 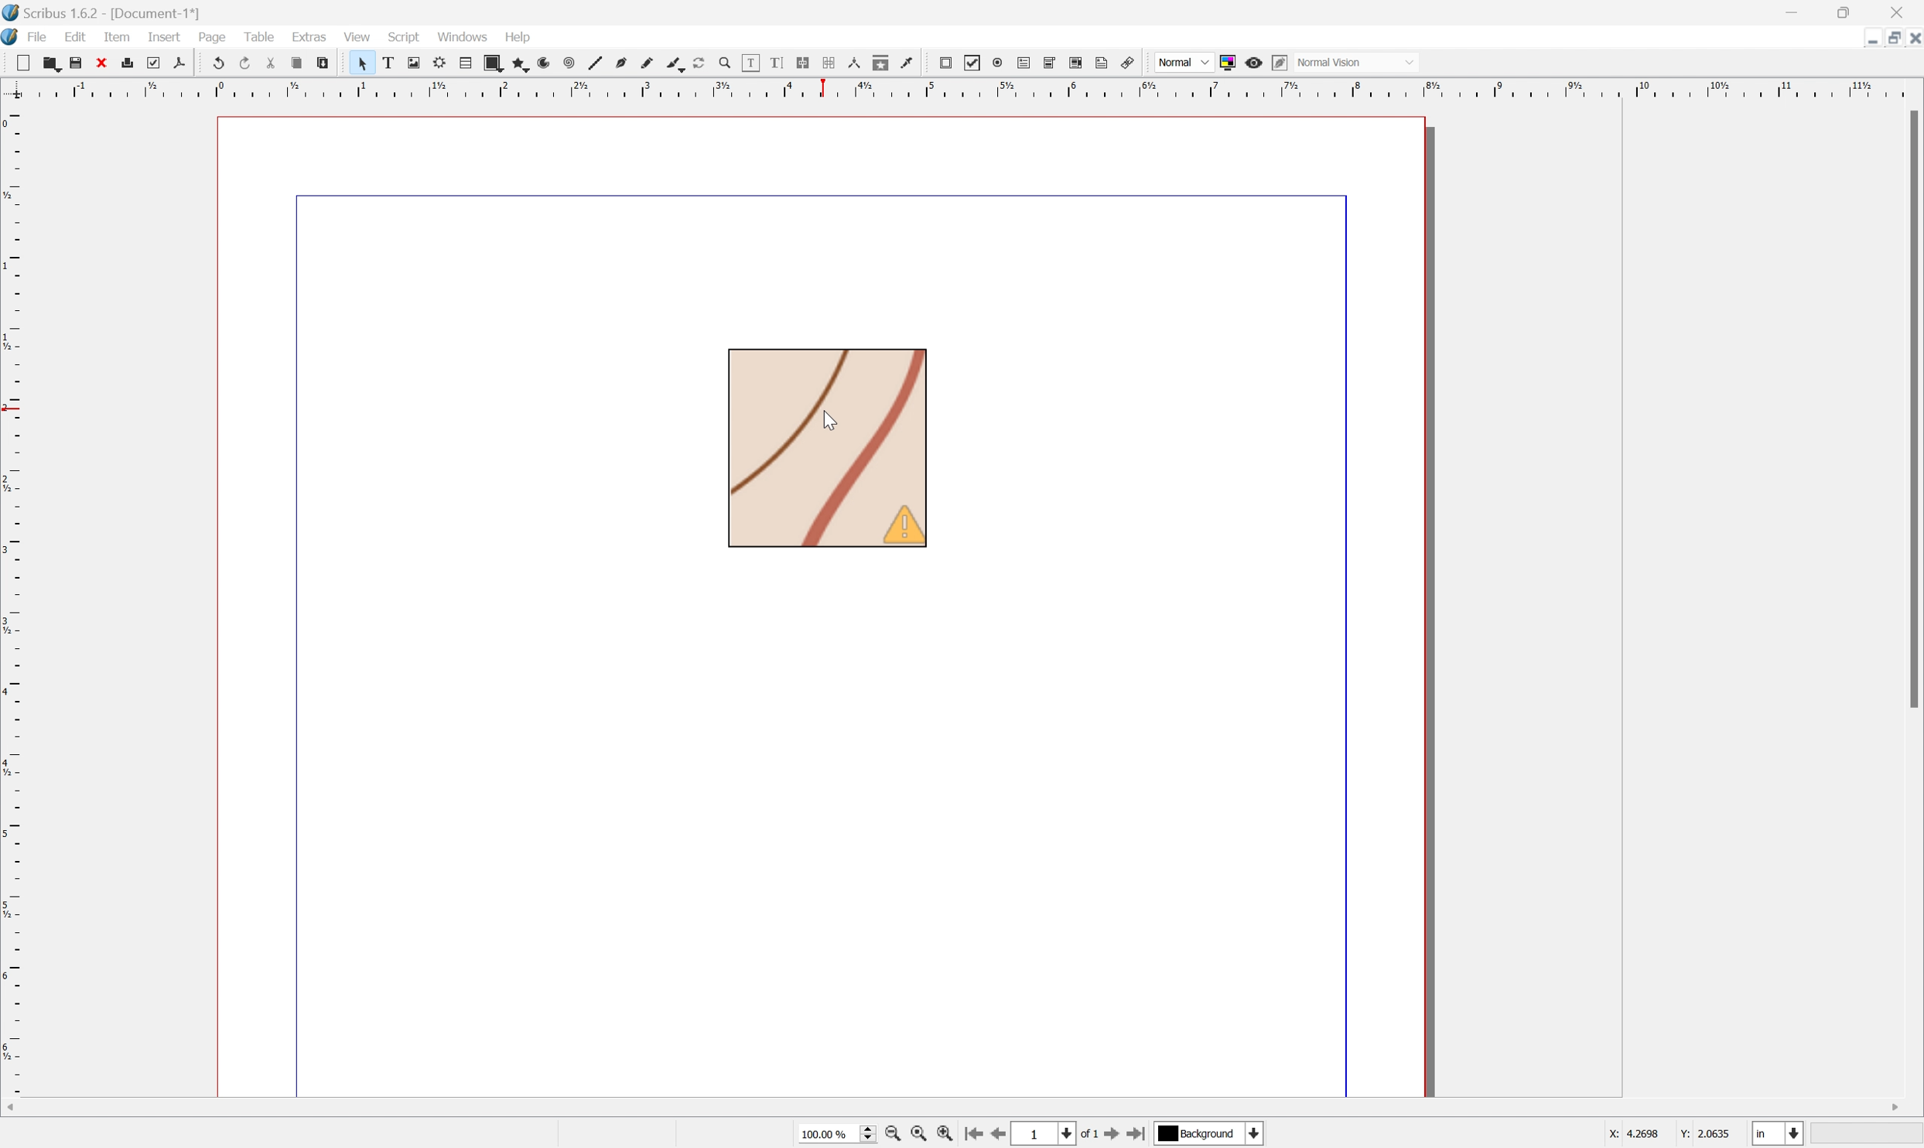 What do you see at coordinates (1047, 1134) in the screenshot?
I see `Select the current page` at bounding box center [1047, 1134].